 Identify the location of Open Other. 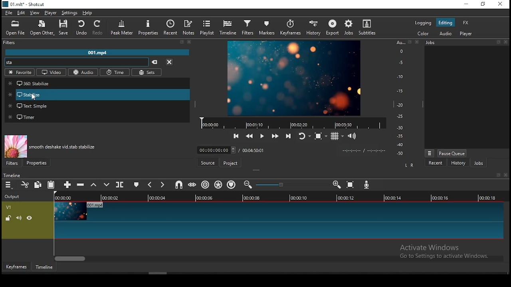
(41, 29).